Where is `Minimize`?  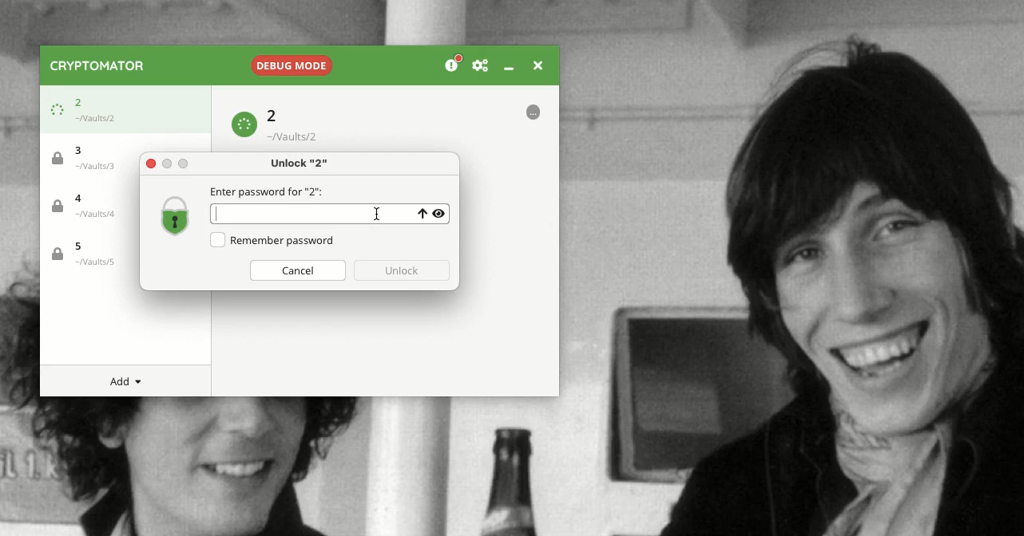 Minimize is located at coordinates (508, 68).